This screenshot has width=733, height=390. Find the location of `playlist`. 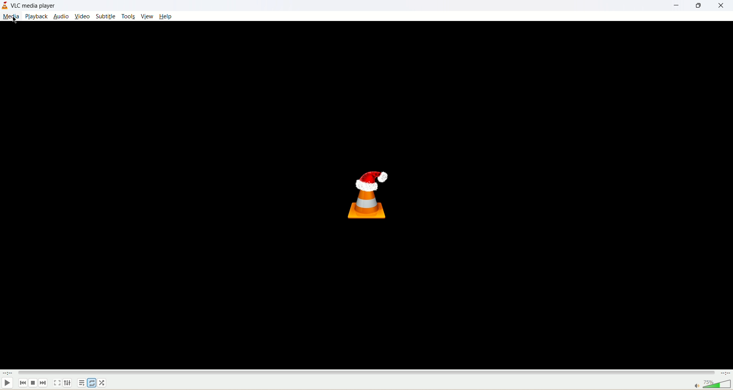

playlist is located at coordinates (82, 384).